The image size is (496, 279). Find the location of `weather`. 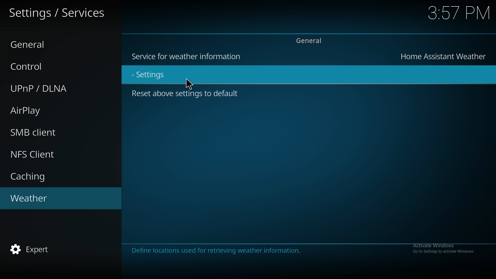

weather is located at coordinates (50, 199).